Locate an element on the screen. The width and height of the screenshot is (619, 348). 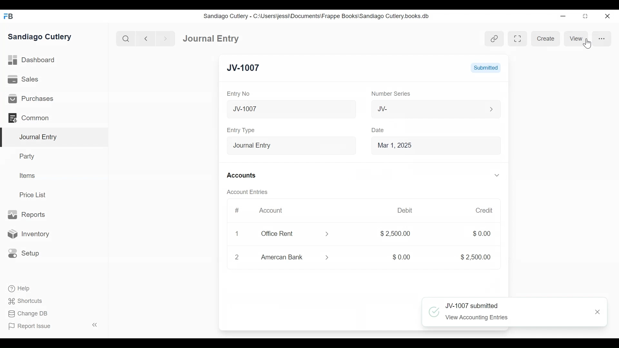
minimize is located at coordinates (564, 15).